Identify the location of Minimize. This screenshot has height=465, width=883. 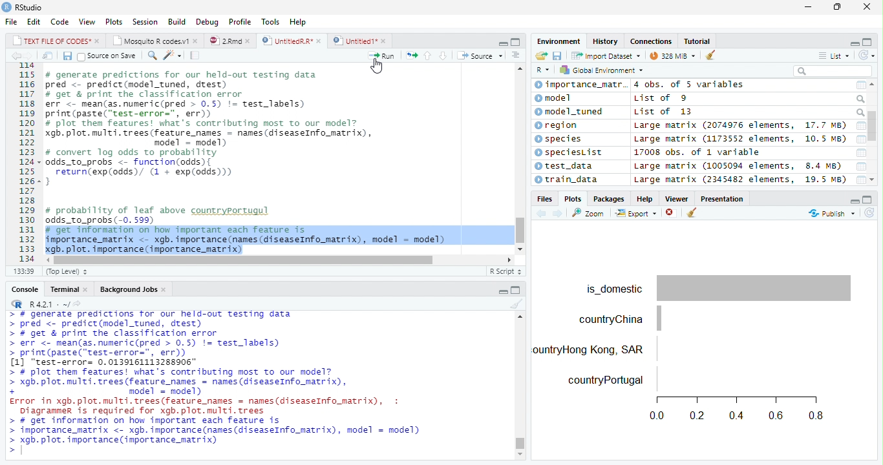
(852, 42).